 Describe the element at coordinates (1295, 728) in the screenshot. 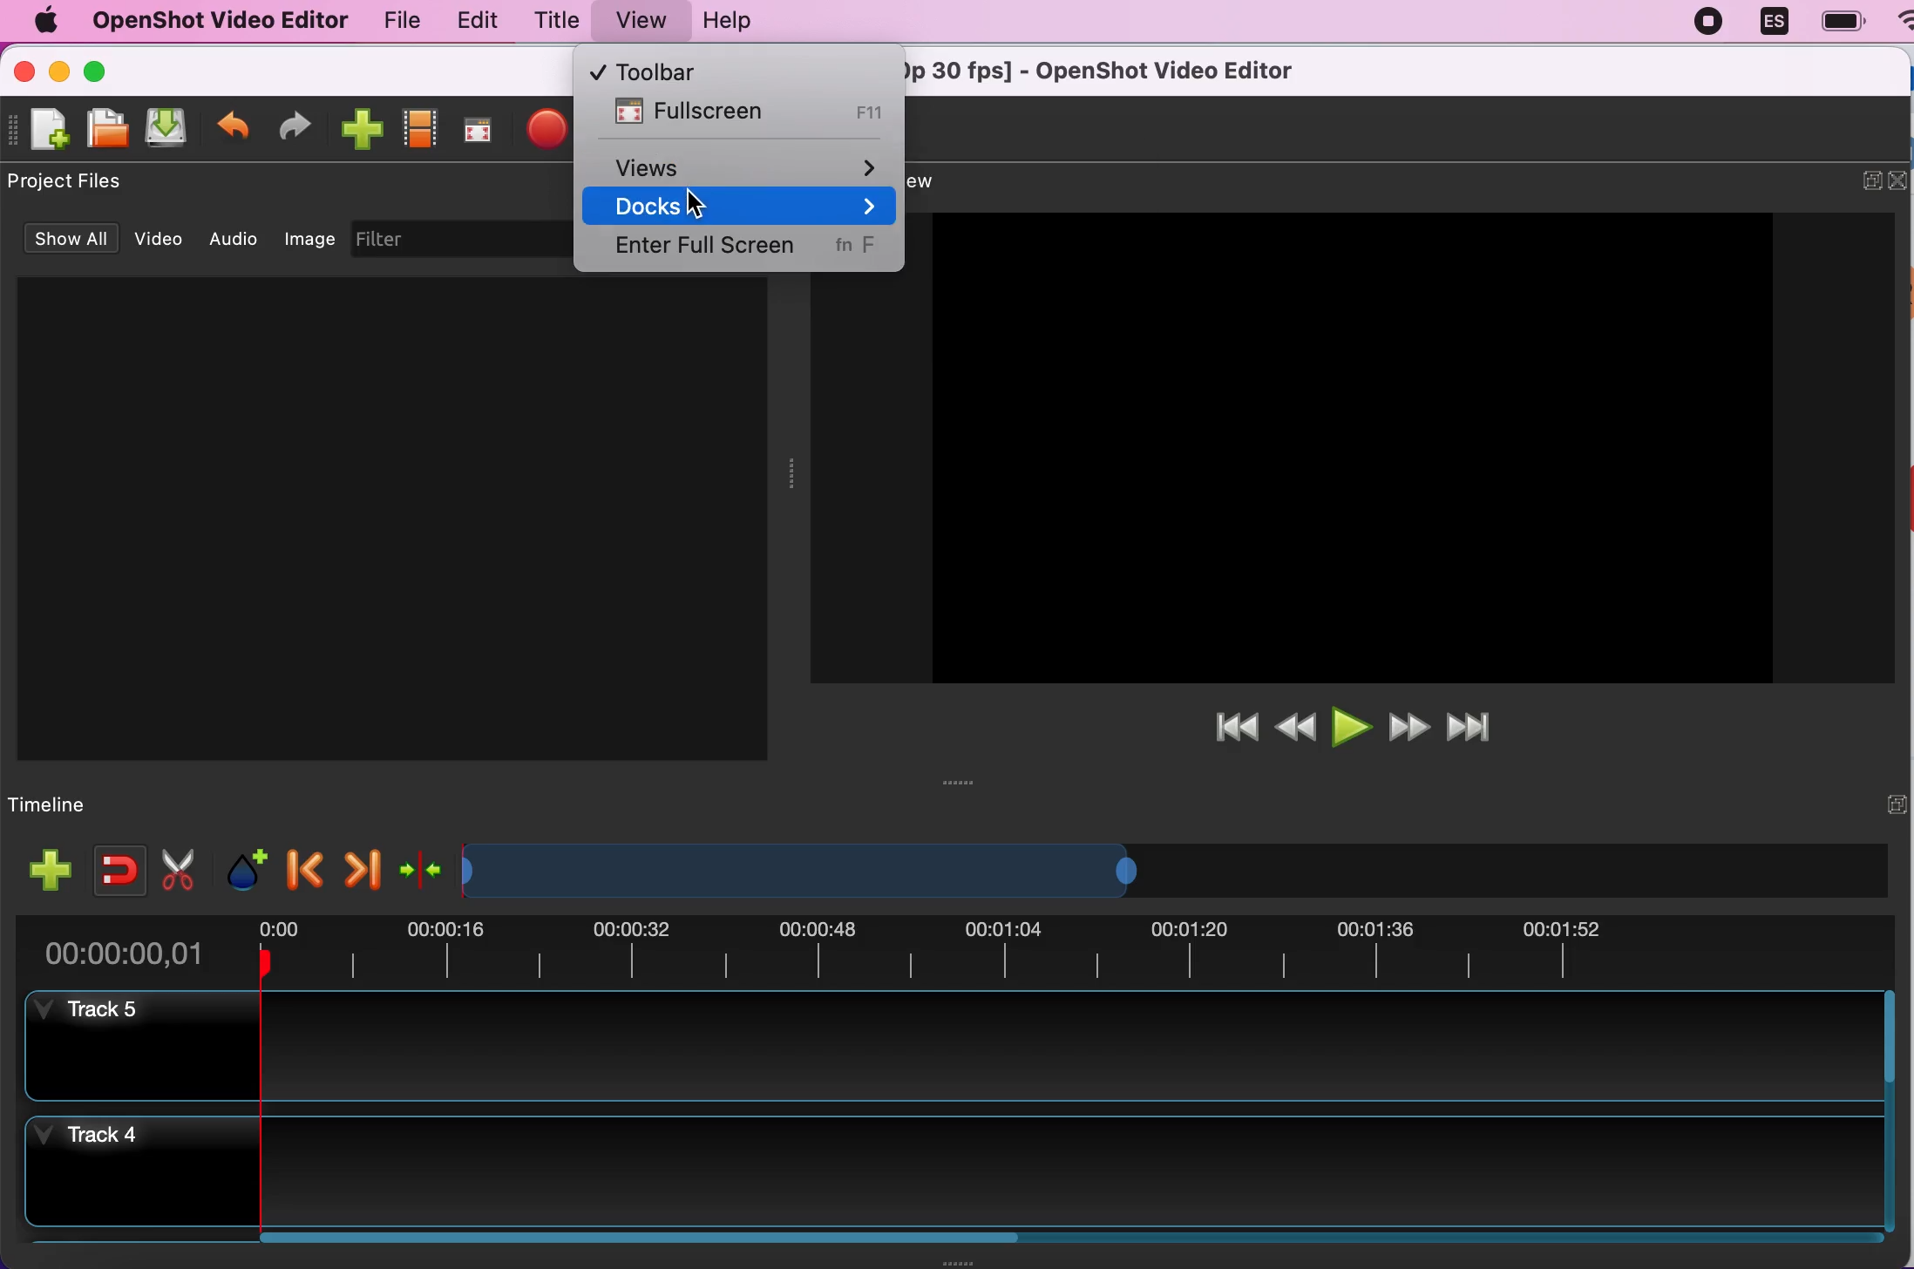

I see `rewind` at that location.